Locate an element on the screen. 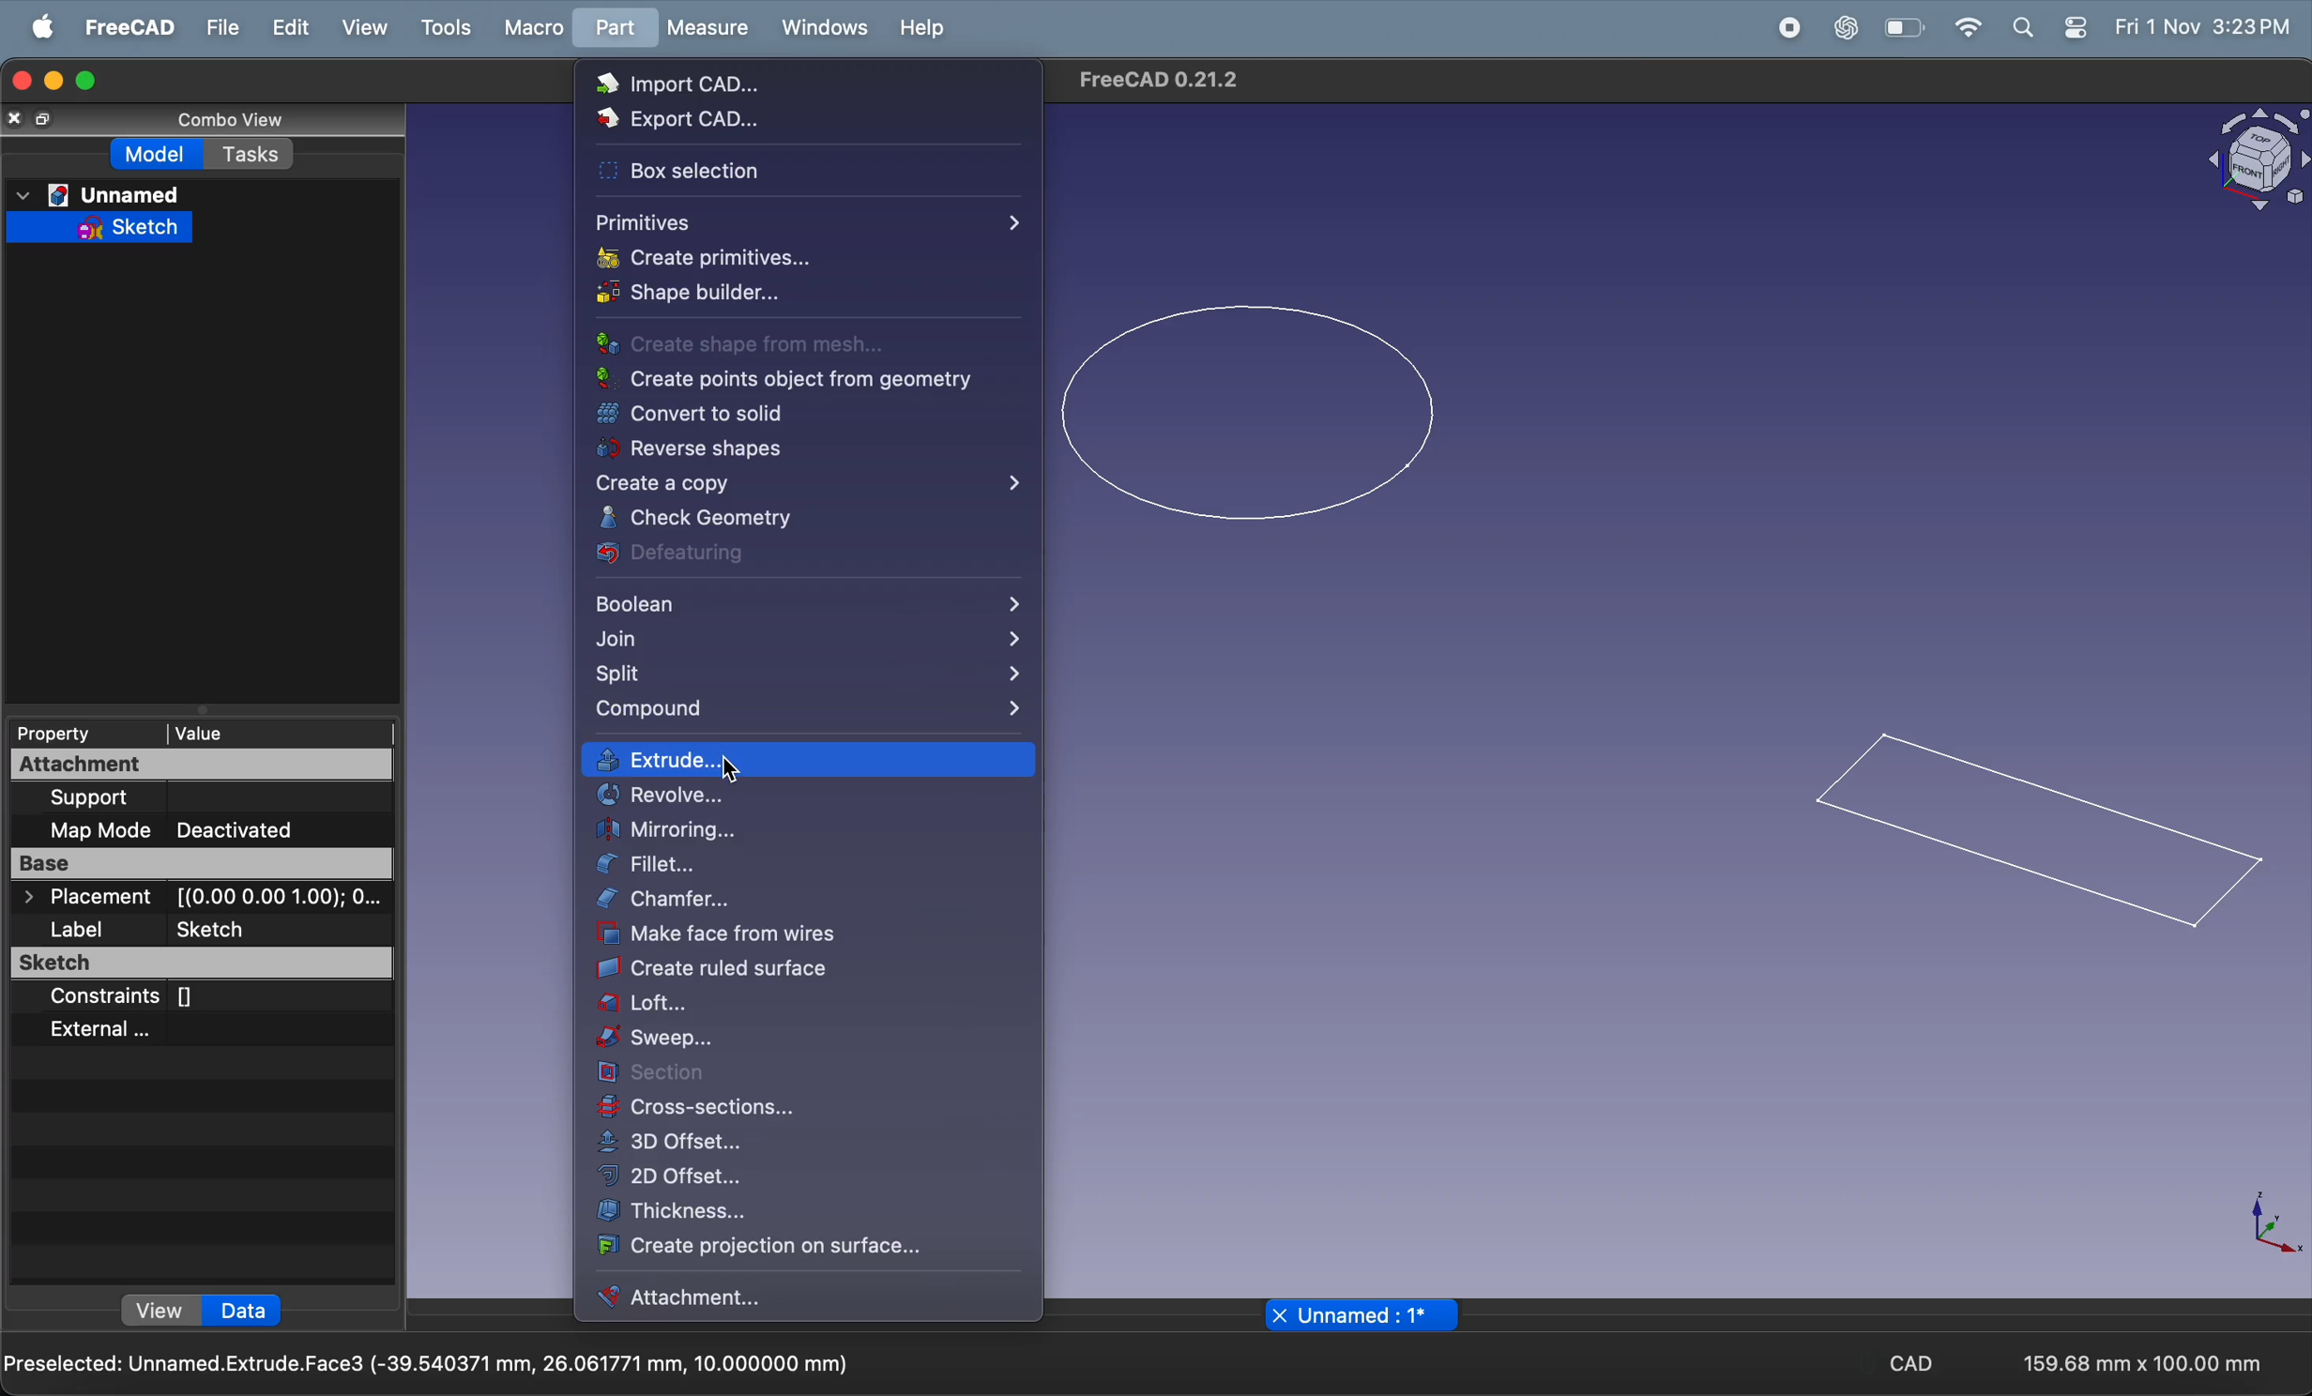  Extrude... is located at coordinates (808, 758).